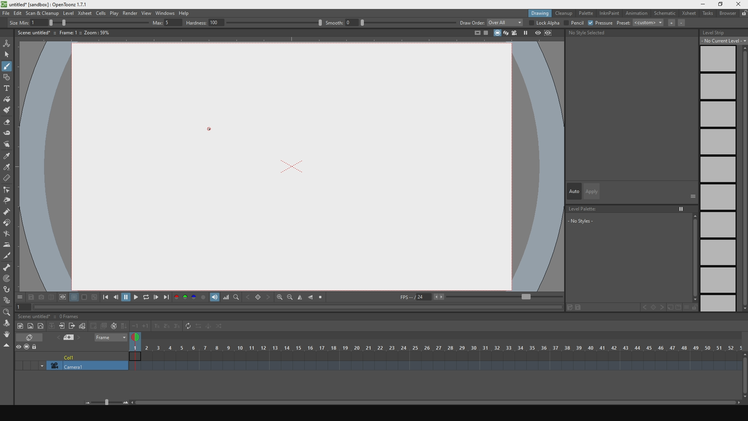 Image resolution: width=748 pixels, height=421 pixels. Describe the element at coordinates (515, 33) in the screenshot. I see `camera` at that location.